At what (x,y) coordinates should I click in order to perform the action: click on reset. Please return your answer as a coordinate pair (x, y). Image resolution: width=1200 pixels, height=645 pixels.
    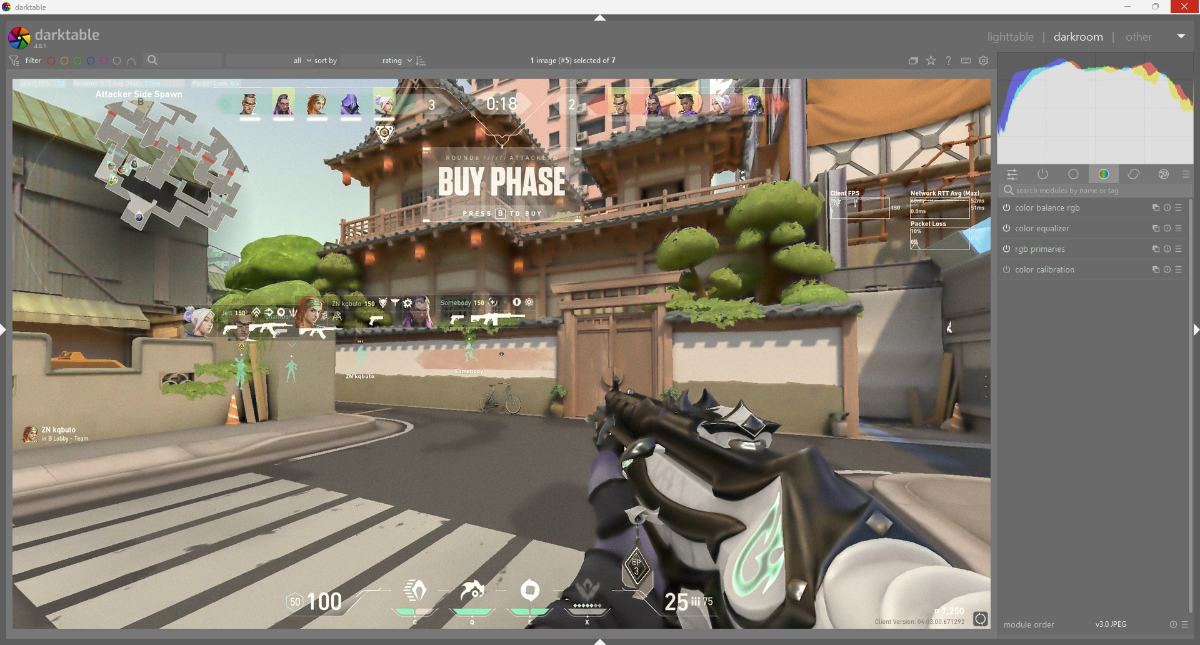
    Looking at the image, I should click on (1172, 625).